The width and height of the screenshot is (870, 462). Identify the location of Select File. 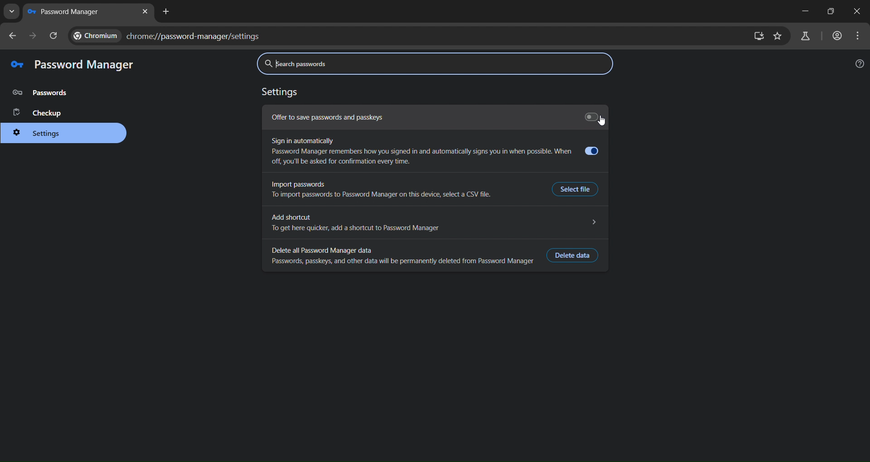
(574, 188).